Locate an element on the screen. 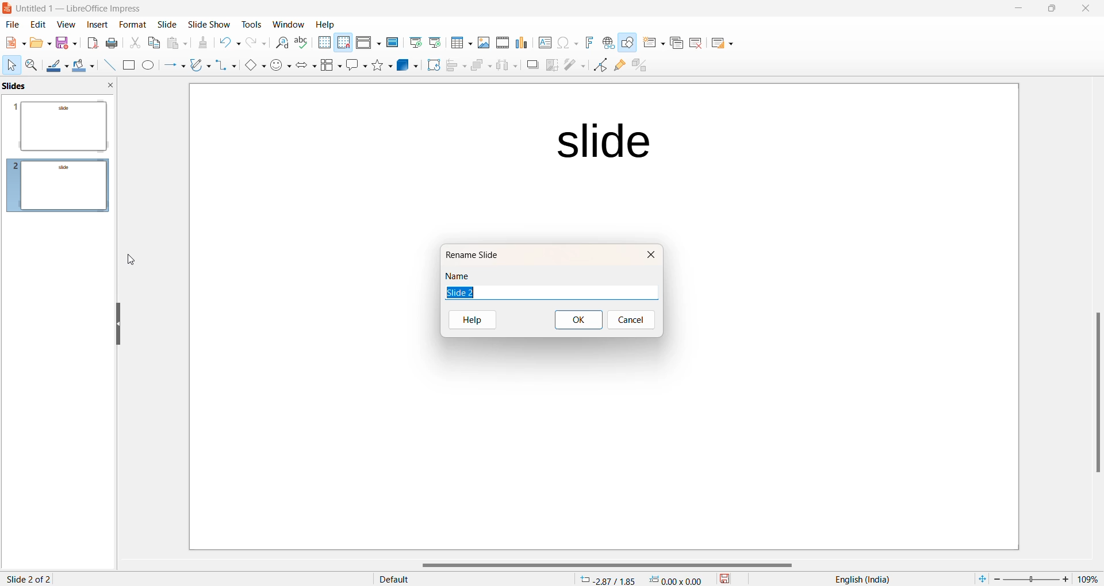 The height and width of the screenshot is (586, 1104). Align is located at coordinates (453, 66).